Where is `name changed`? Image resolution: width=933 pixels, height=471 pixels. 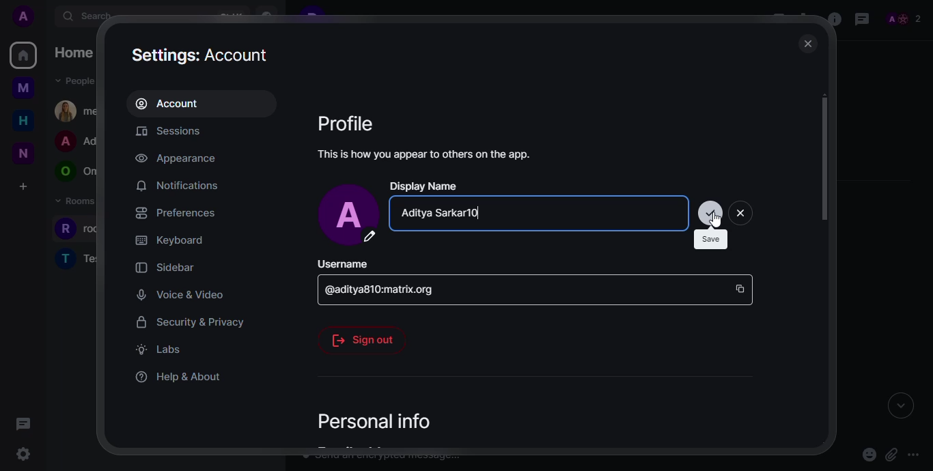
name changed is located at coordinates (445, 214).